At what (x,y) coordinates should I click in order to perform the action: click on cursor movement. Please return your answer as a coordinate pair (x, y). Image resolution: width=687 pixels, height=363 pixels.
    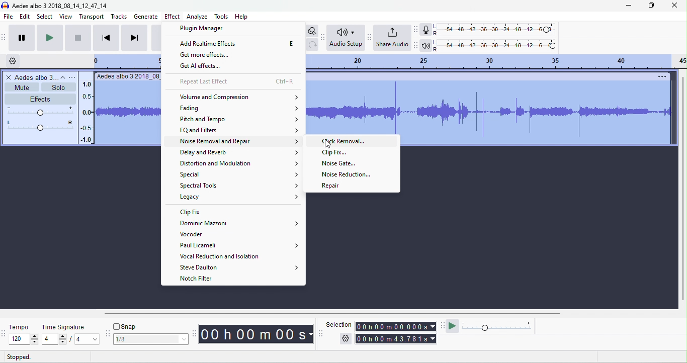
    Looking at the image, I should click on (328, 143).